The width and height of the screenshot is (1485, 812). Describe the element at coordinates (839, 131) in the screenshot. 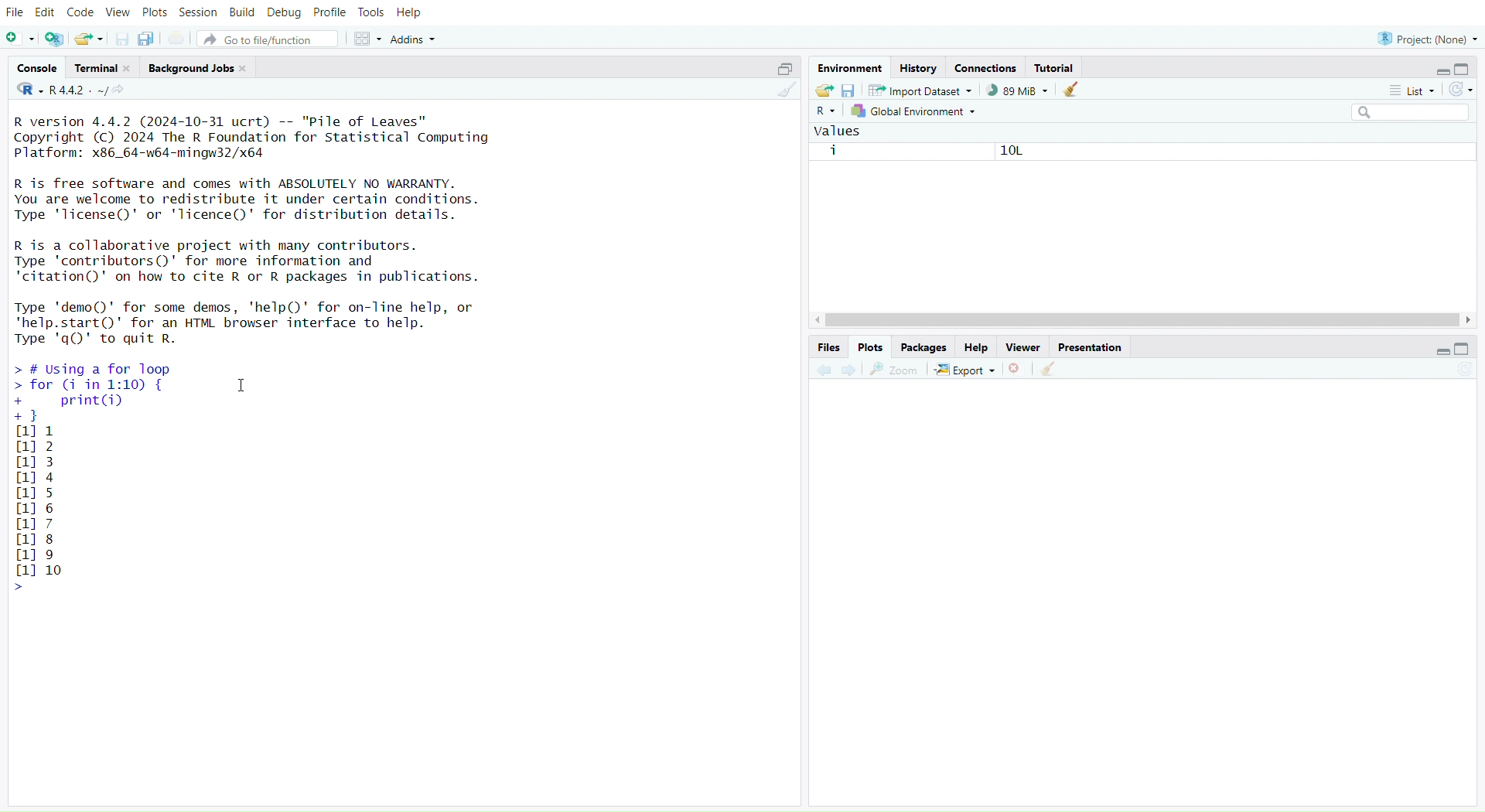

I see `values` at that location.